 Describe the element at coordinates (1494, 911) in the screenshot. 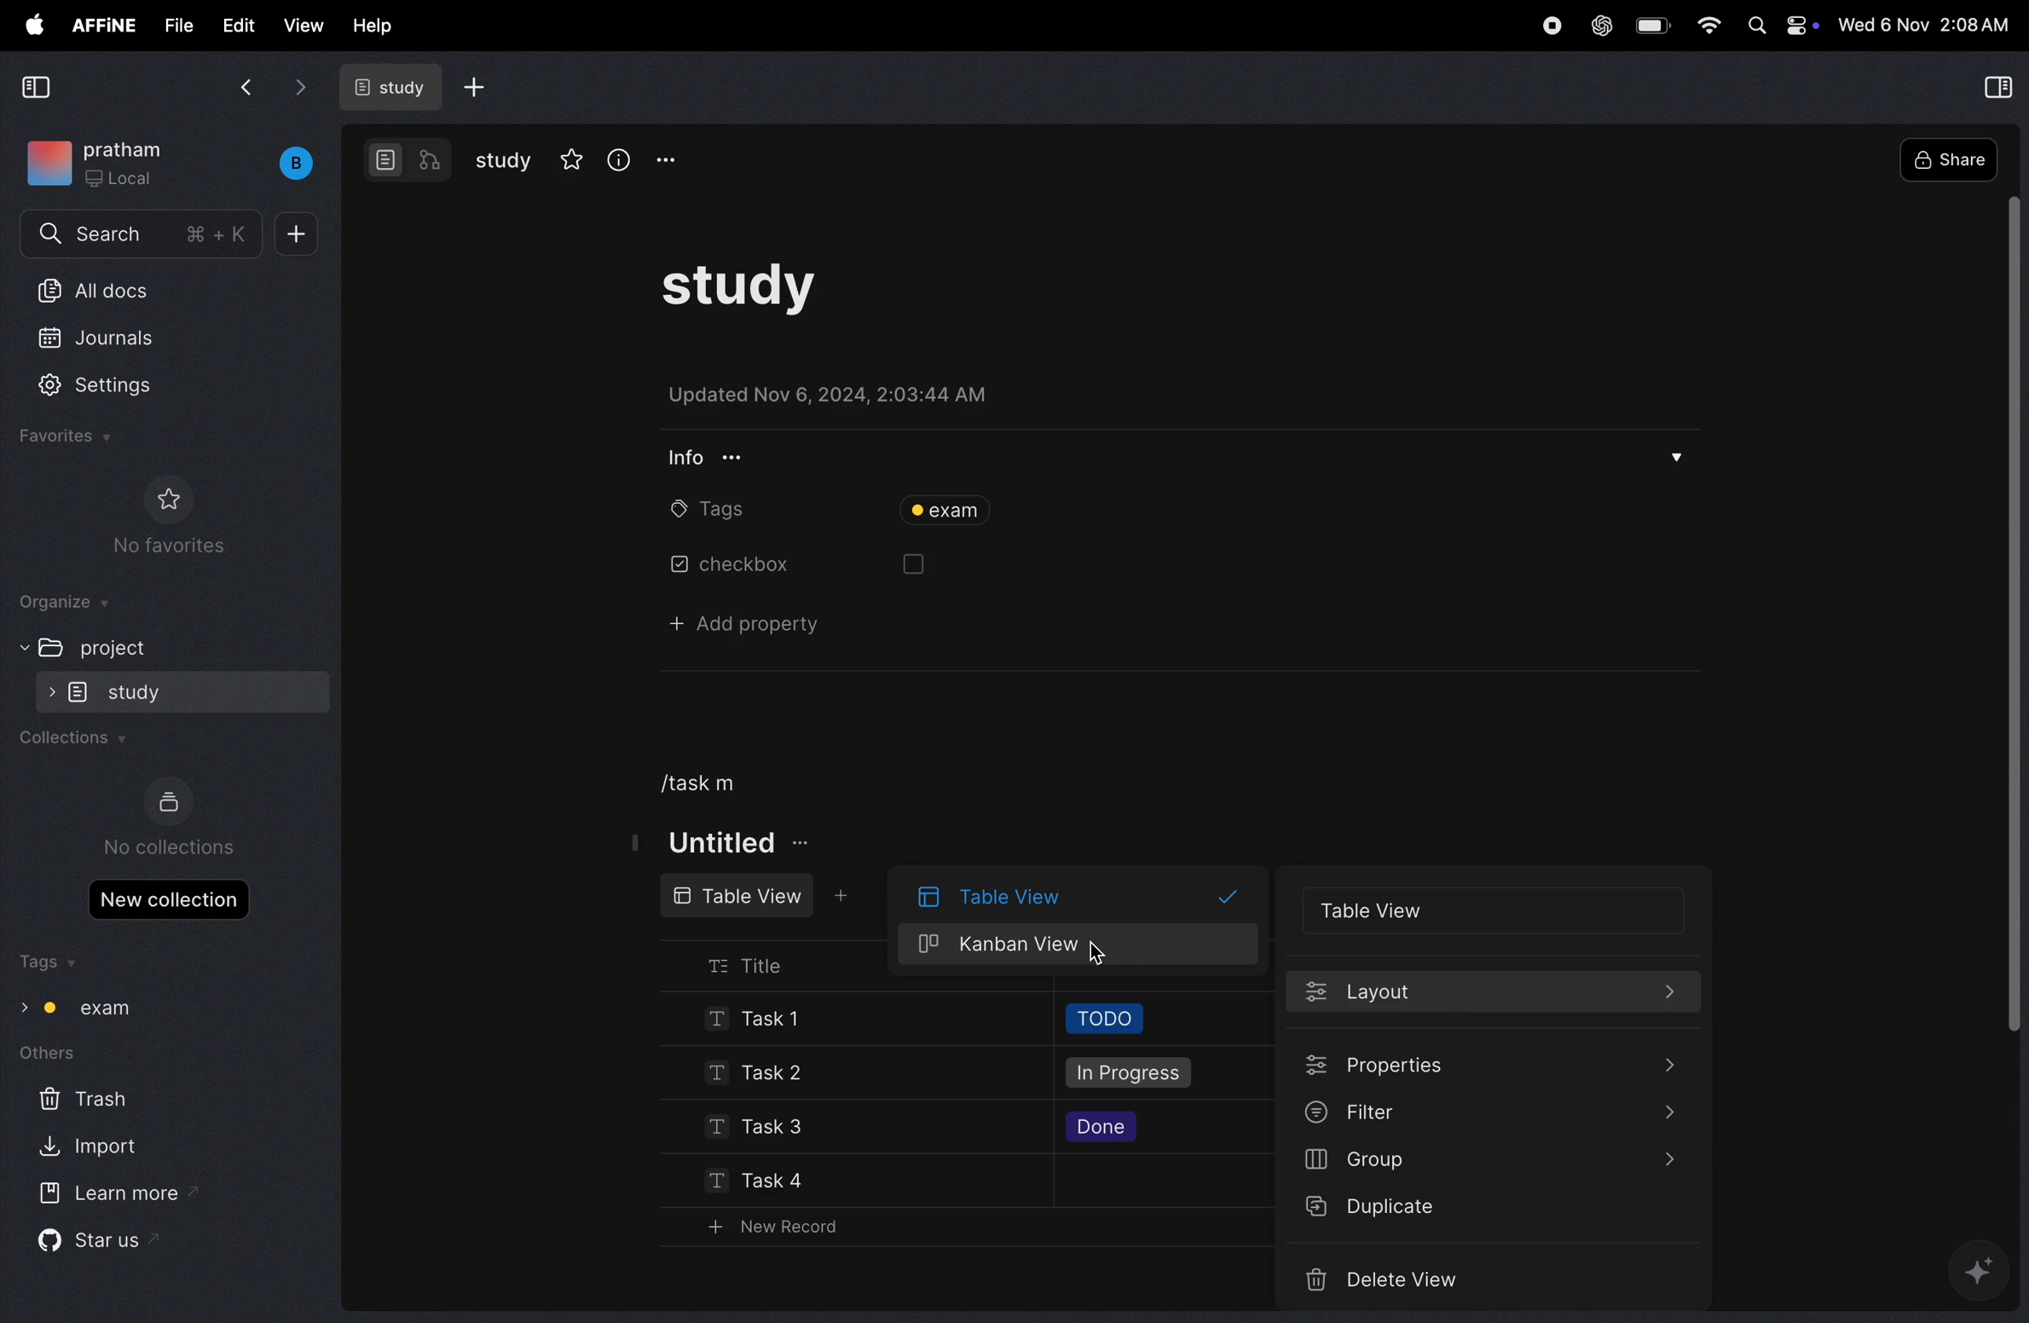

I see `table` at that location.